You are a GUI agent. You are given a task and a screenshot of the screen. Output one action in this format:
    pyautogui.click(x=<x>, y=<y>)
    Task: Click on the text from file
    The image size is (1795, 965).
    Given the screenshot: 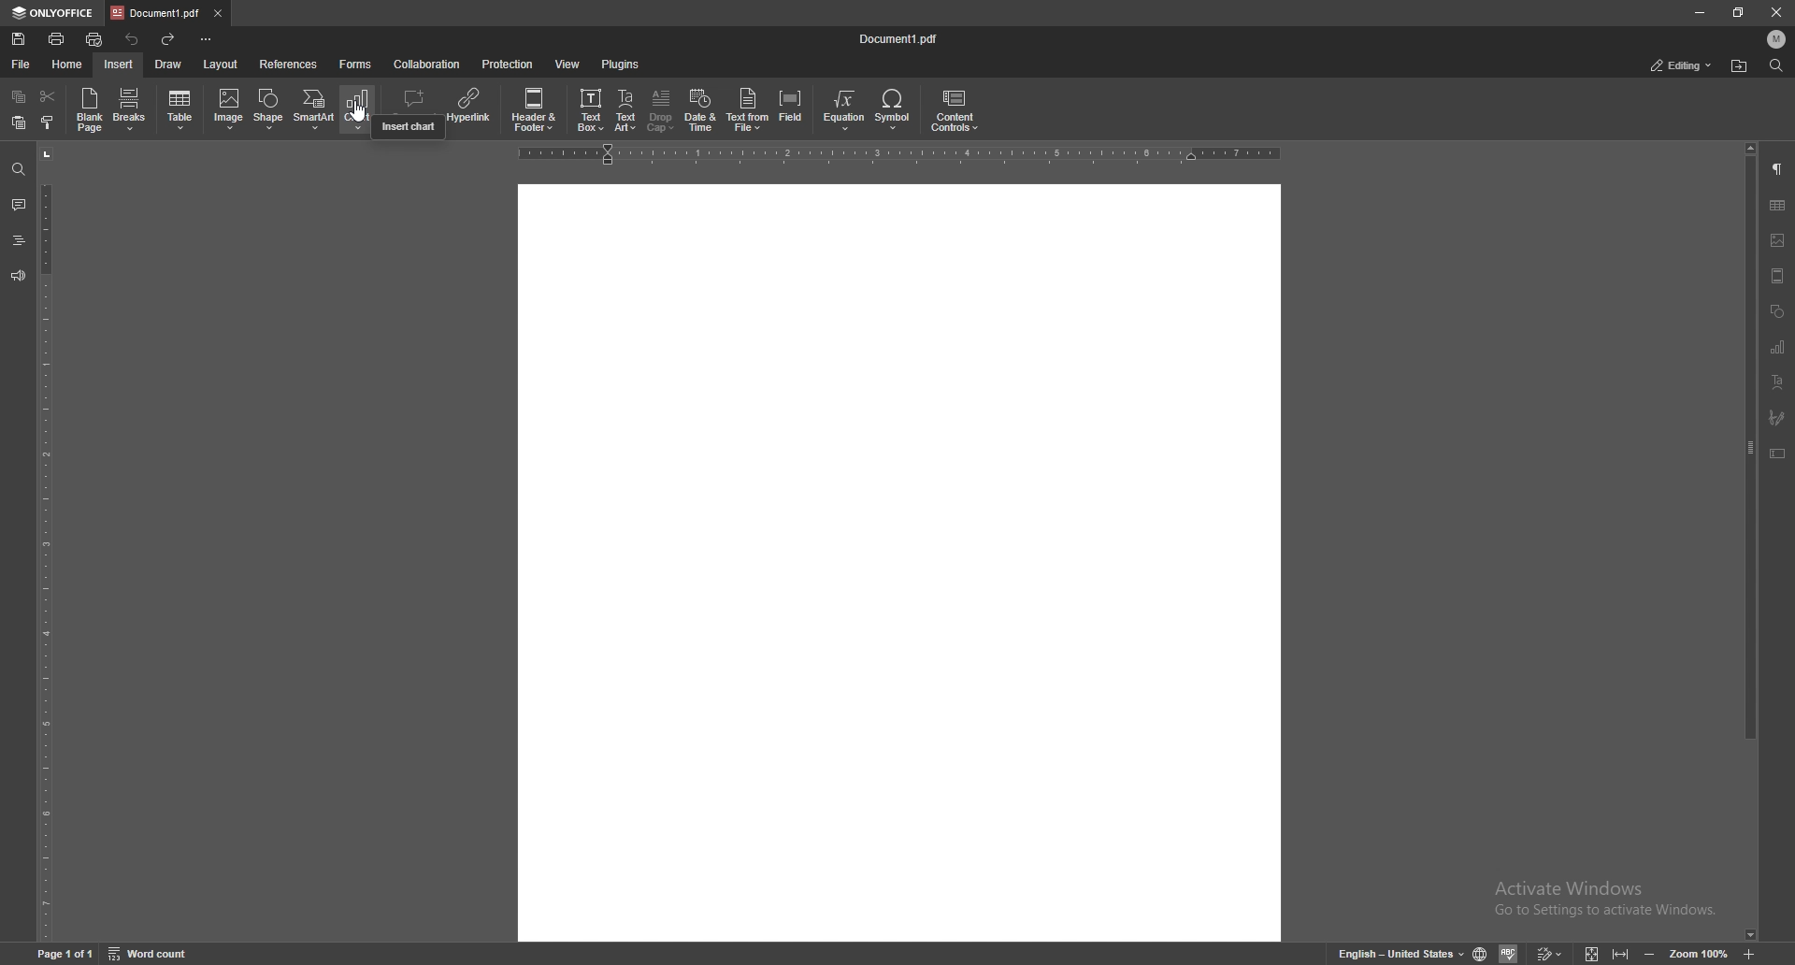 What is the action you would take?
    pyautogui.click(x=750, y=109)
    